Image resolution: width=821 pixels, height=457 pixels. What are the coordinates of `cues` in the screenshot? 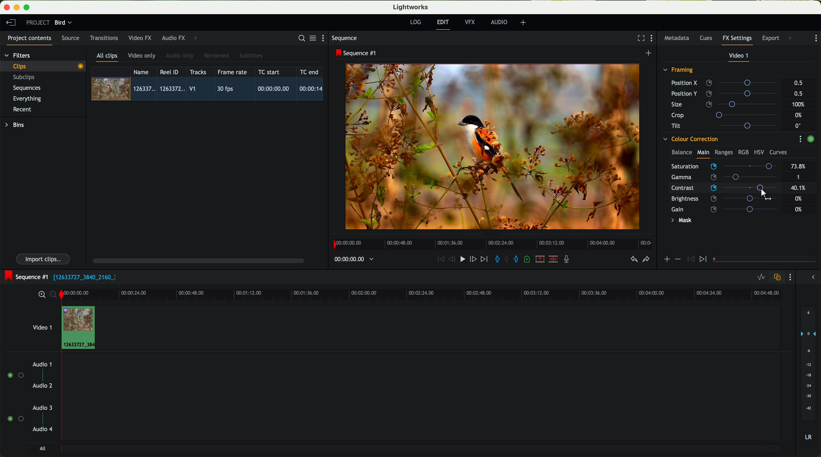 It's located at (708, 39).